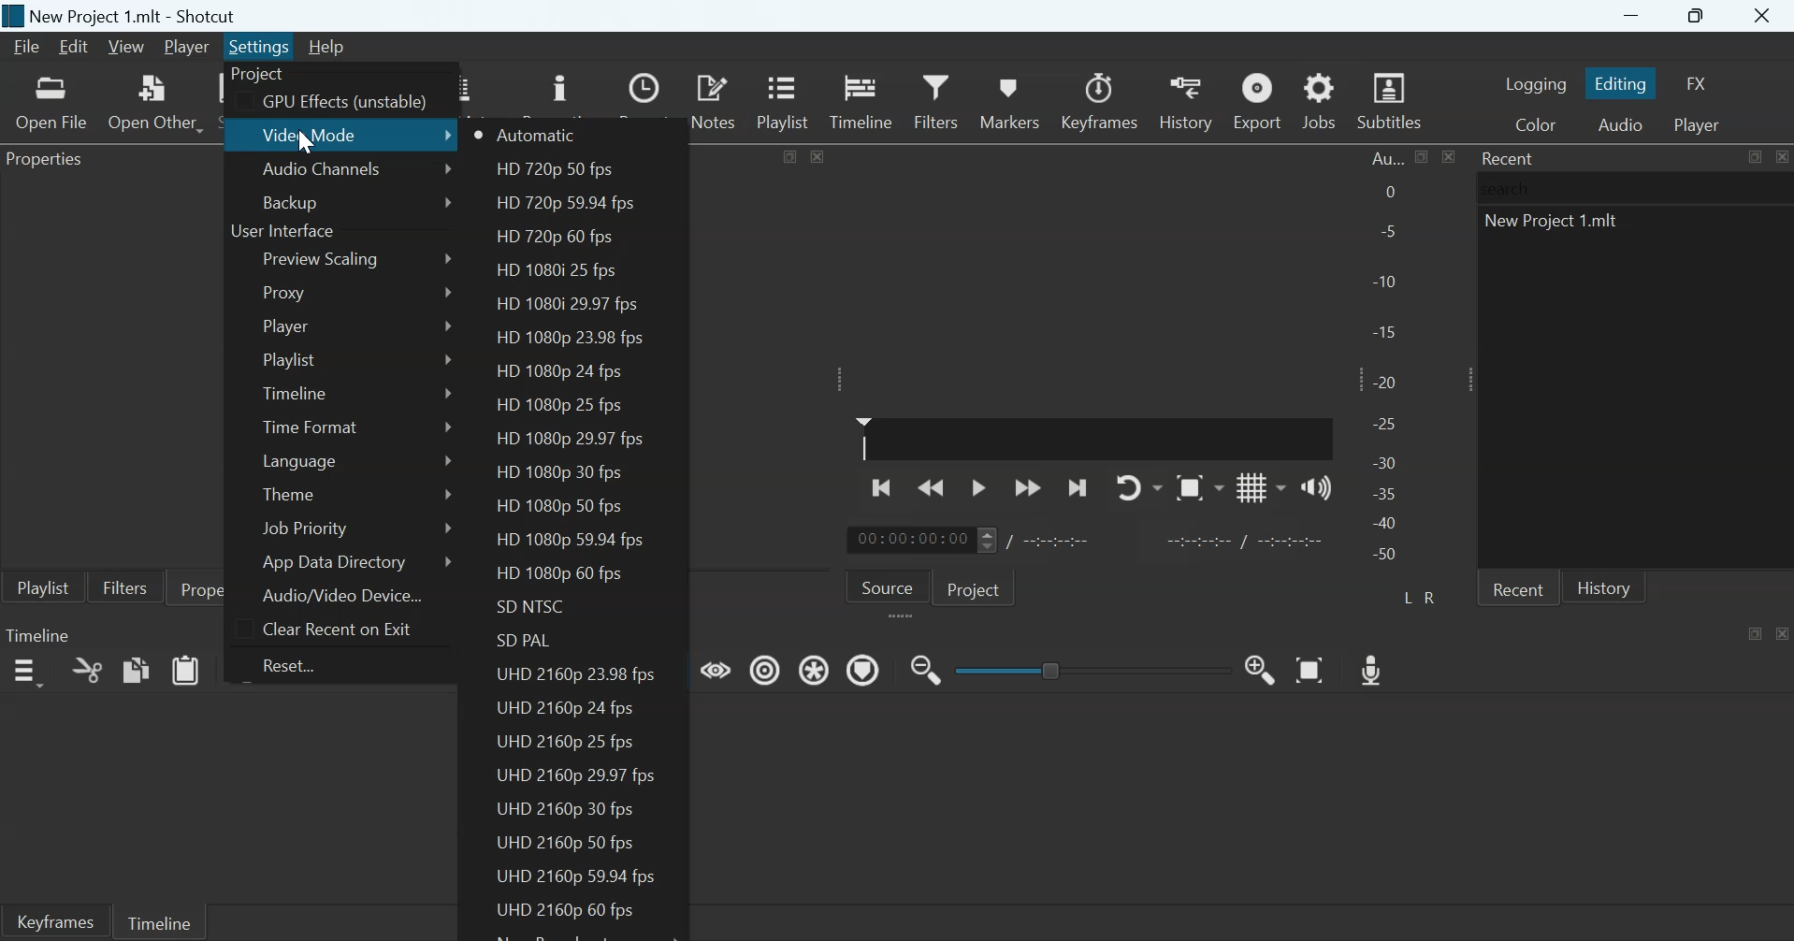 Image resolution: width=1794 pixels, height=941 pixels. Describe the element at coordinates (155, 102) in the screenshot. I see `Open a device, stream or generator` at that location.